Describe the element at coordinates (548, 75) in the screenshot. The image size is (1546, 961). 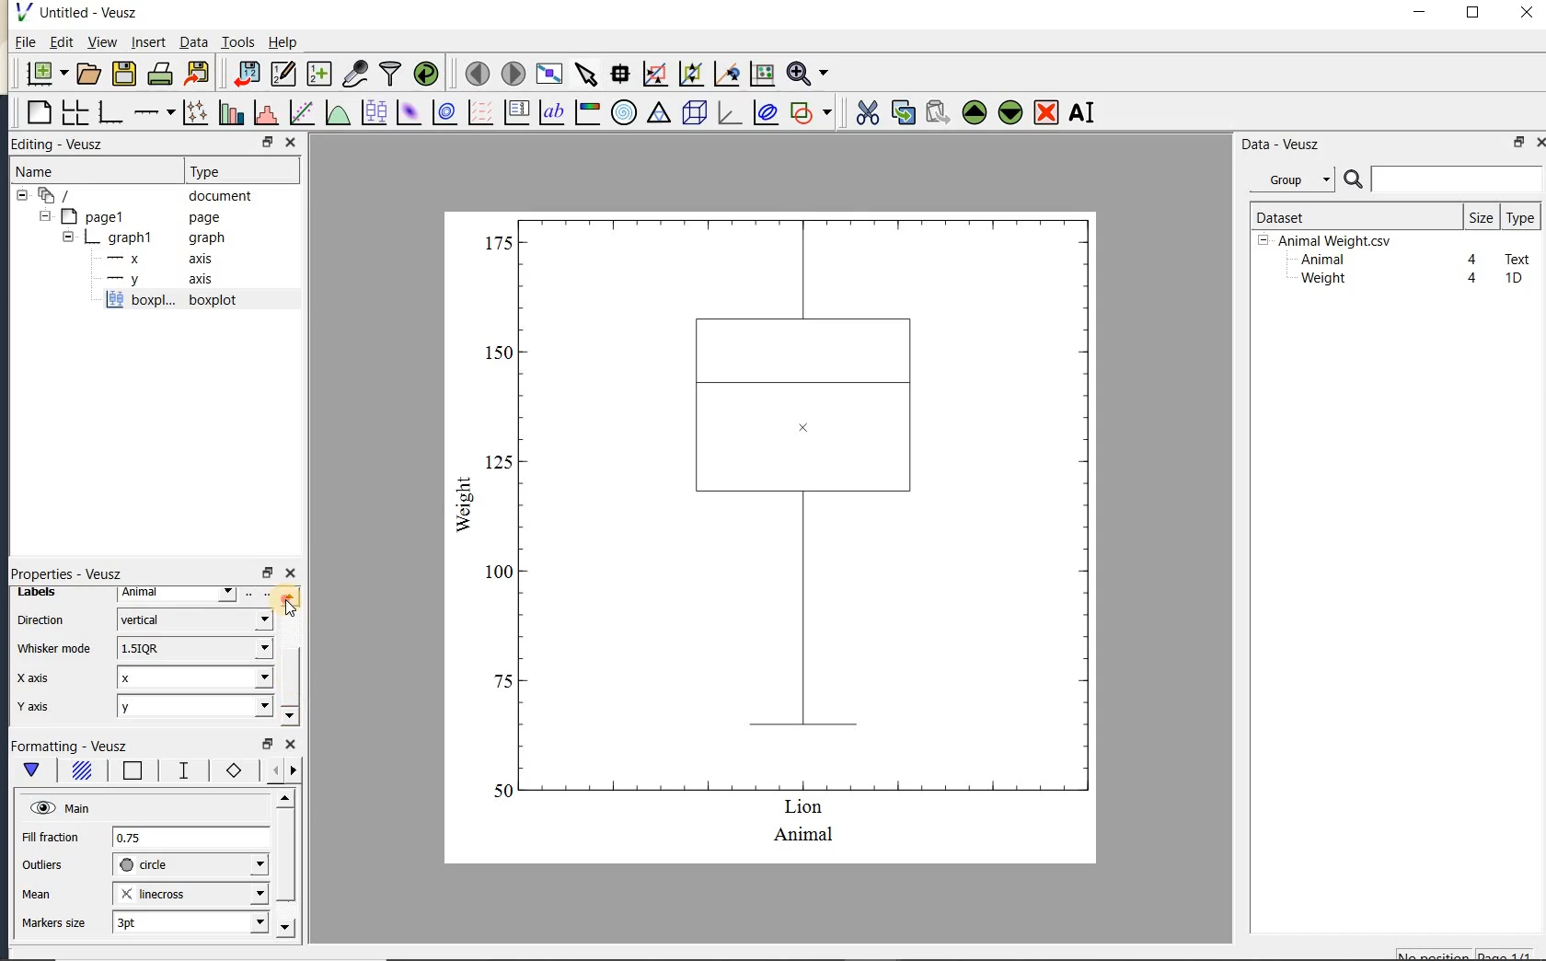
I see `view plot full screen` at that location.